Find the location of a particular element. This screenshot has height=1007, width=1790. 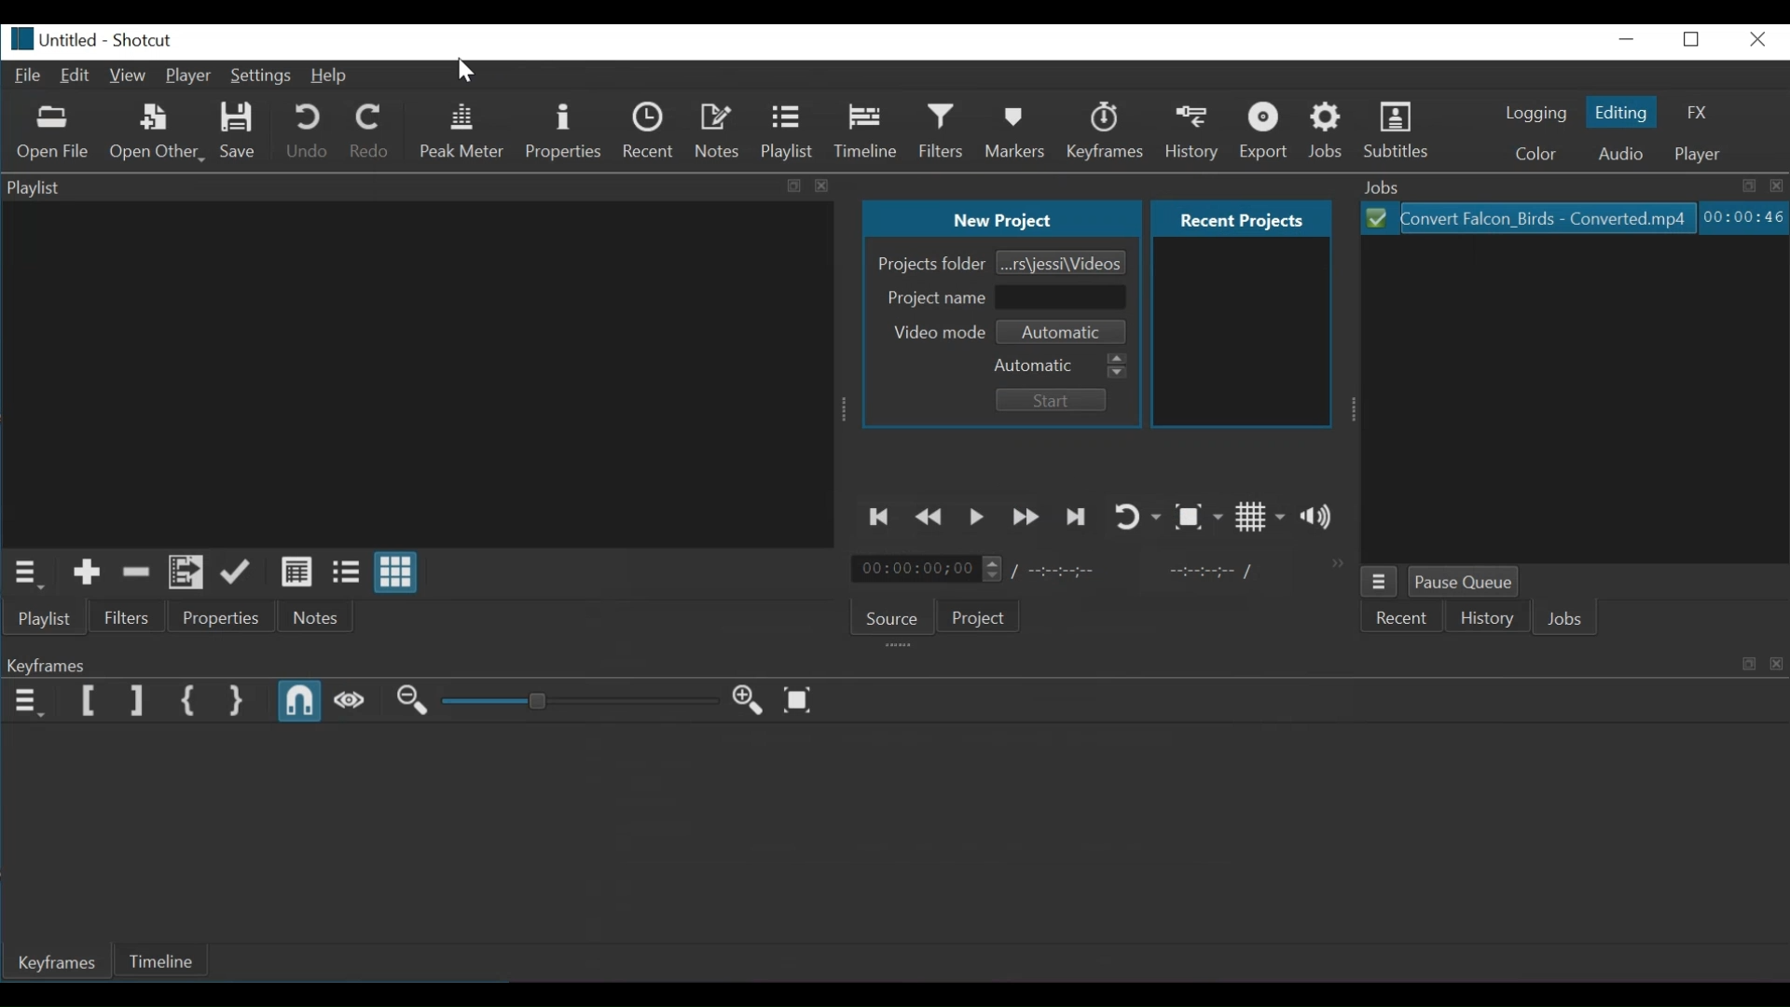

Zoom Keyframe to fit  is located at coordinates (803, 702).